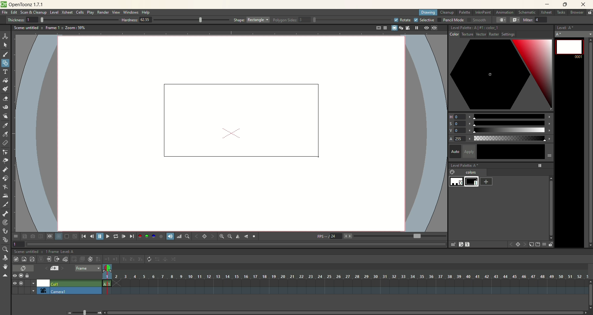 The height and width of the screenshot is (315, 593). I want to click on histogram, so click(179, 236).